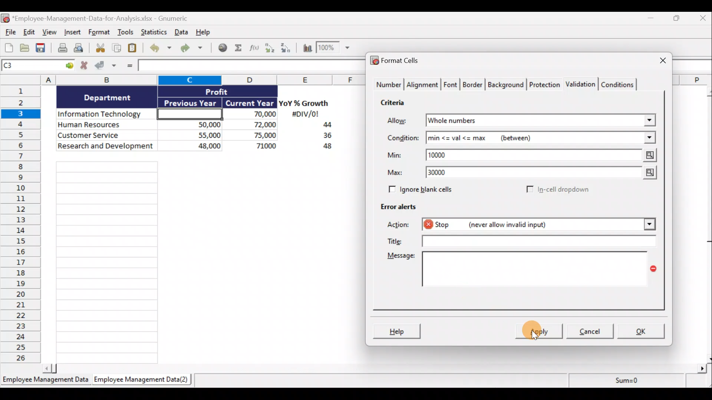 The image size is (712, 400). What do you see at coordinates (648, 155) in the screenshot?
I see `Min value` at bounding box center [648, 155].